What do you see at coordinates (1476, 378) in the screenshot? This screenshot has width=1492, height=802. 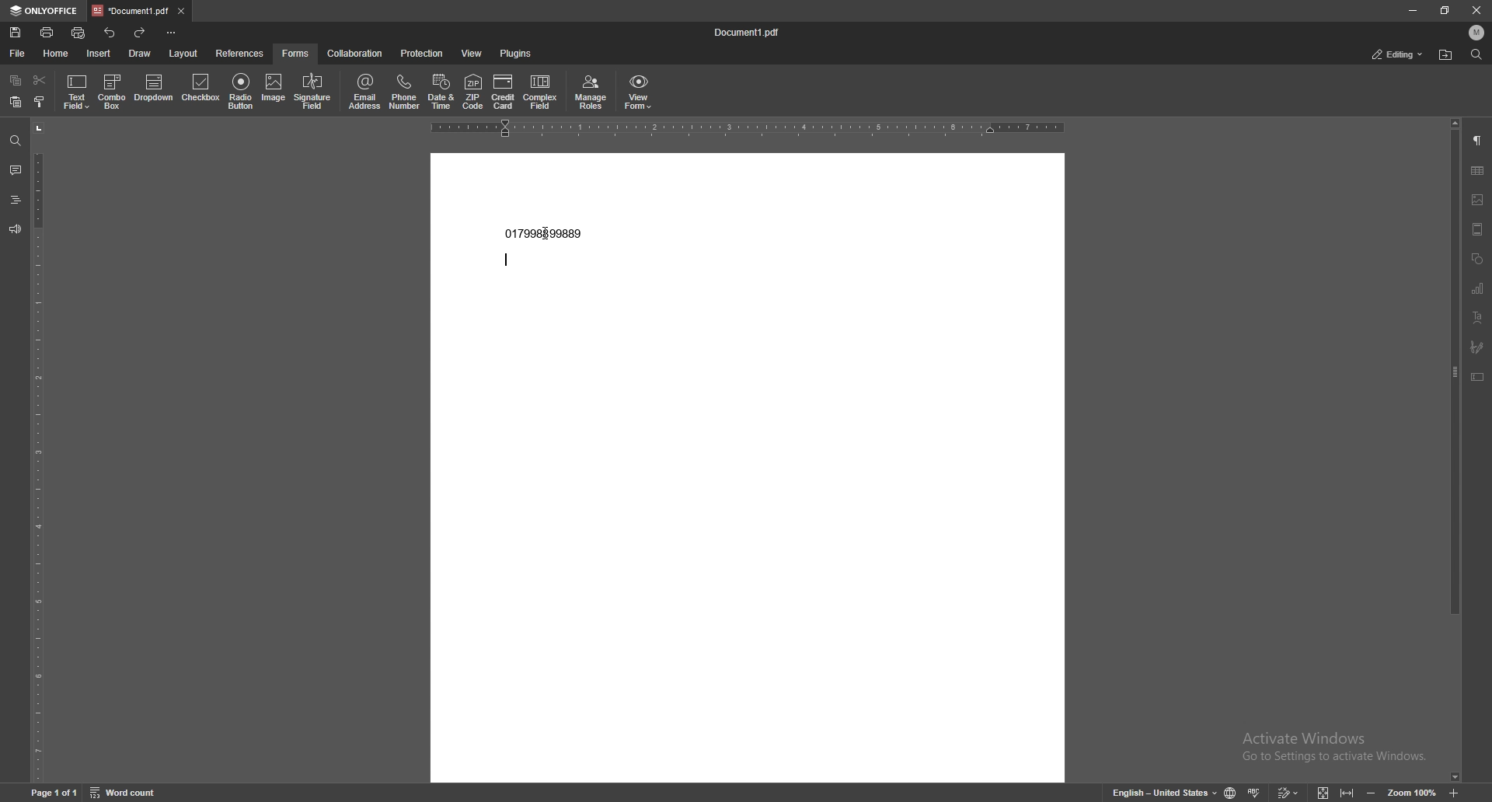 I see `text box` at bounding box center [1476, 378].